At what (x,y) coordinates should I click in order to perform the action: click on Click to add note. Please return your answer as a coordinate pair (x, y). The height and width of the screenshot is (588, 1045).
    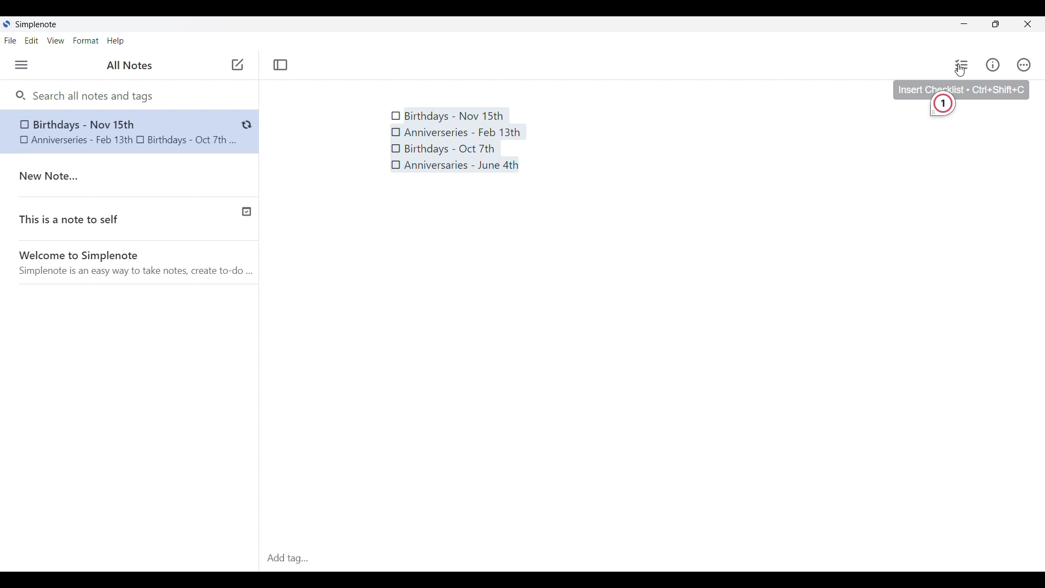
    Looking at the image, I should click on (238, 64).